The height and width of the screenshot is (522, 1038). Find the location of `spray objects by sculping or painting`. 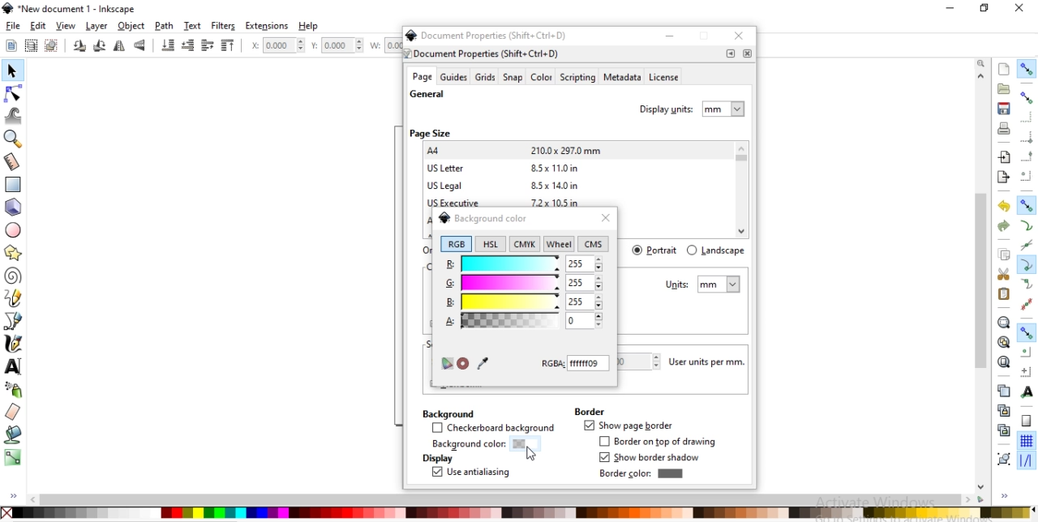

spray objects by sculping or painting is located at coordinates (17, 389).